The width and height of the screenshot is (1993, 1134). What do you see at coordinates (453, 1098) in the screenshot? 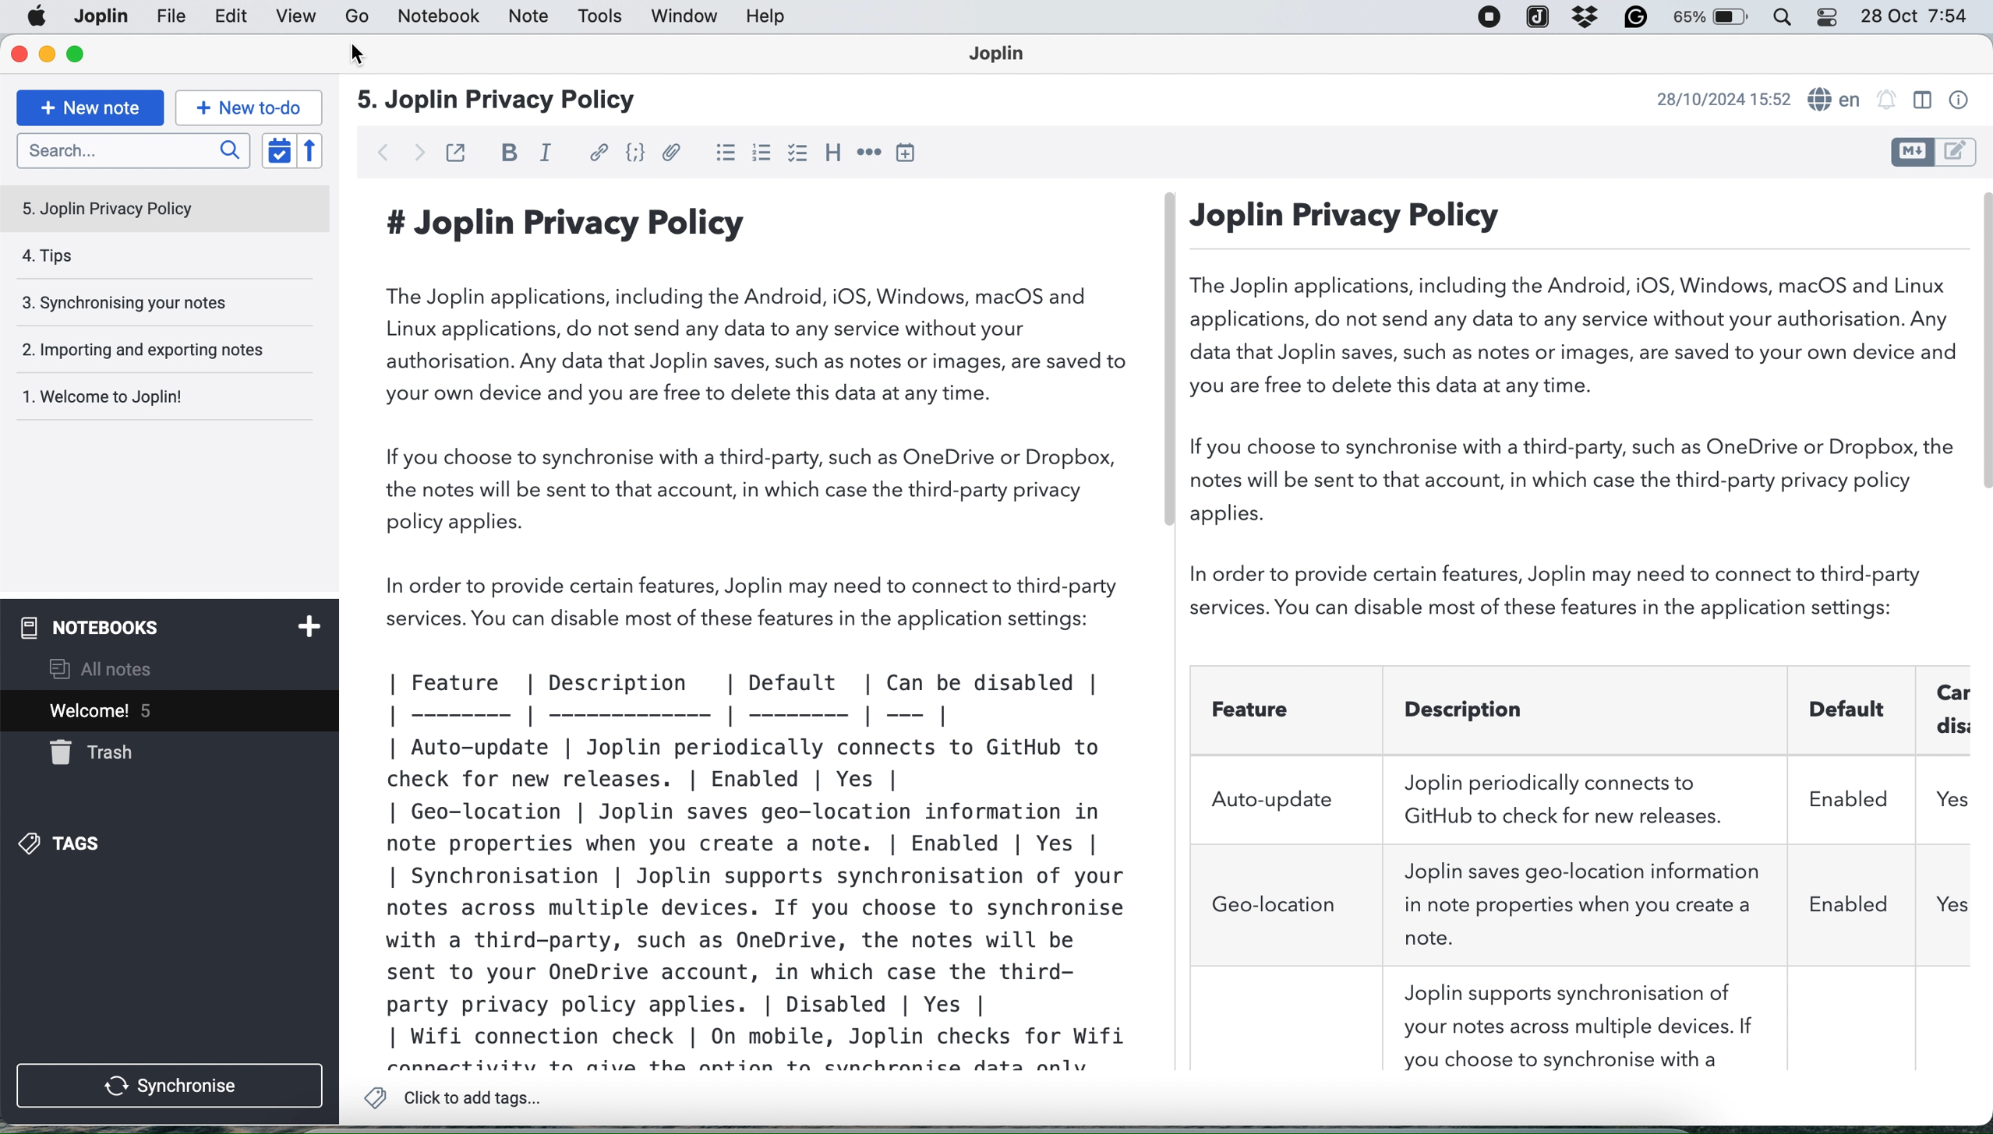
I see `click to add tags` at bounding box center [453, 1098].